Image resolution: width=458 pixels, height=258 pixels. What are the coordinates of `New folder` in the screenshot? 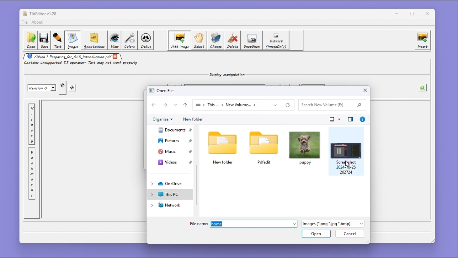 It's located at (192, 119).